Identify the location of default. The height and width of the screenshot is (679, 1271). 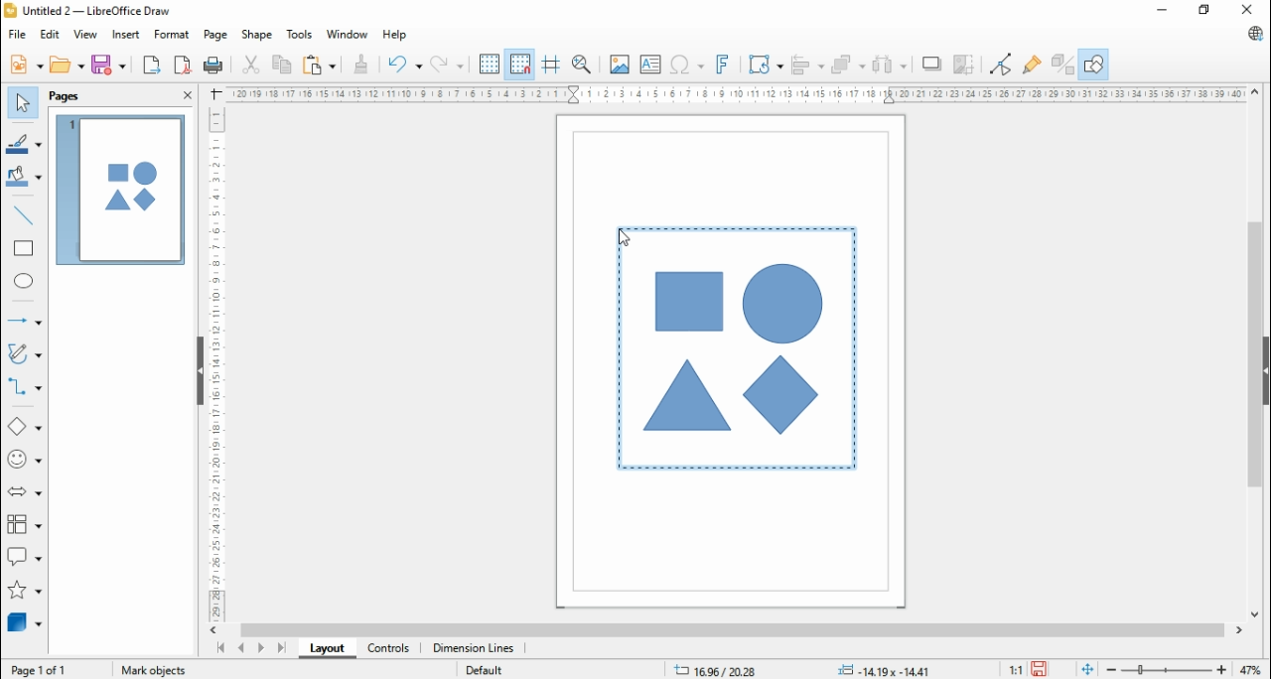
(485, 671).